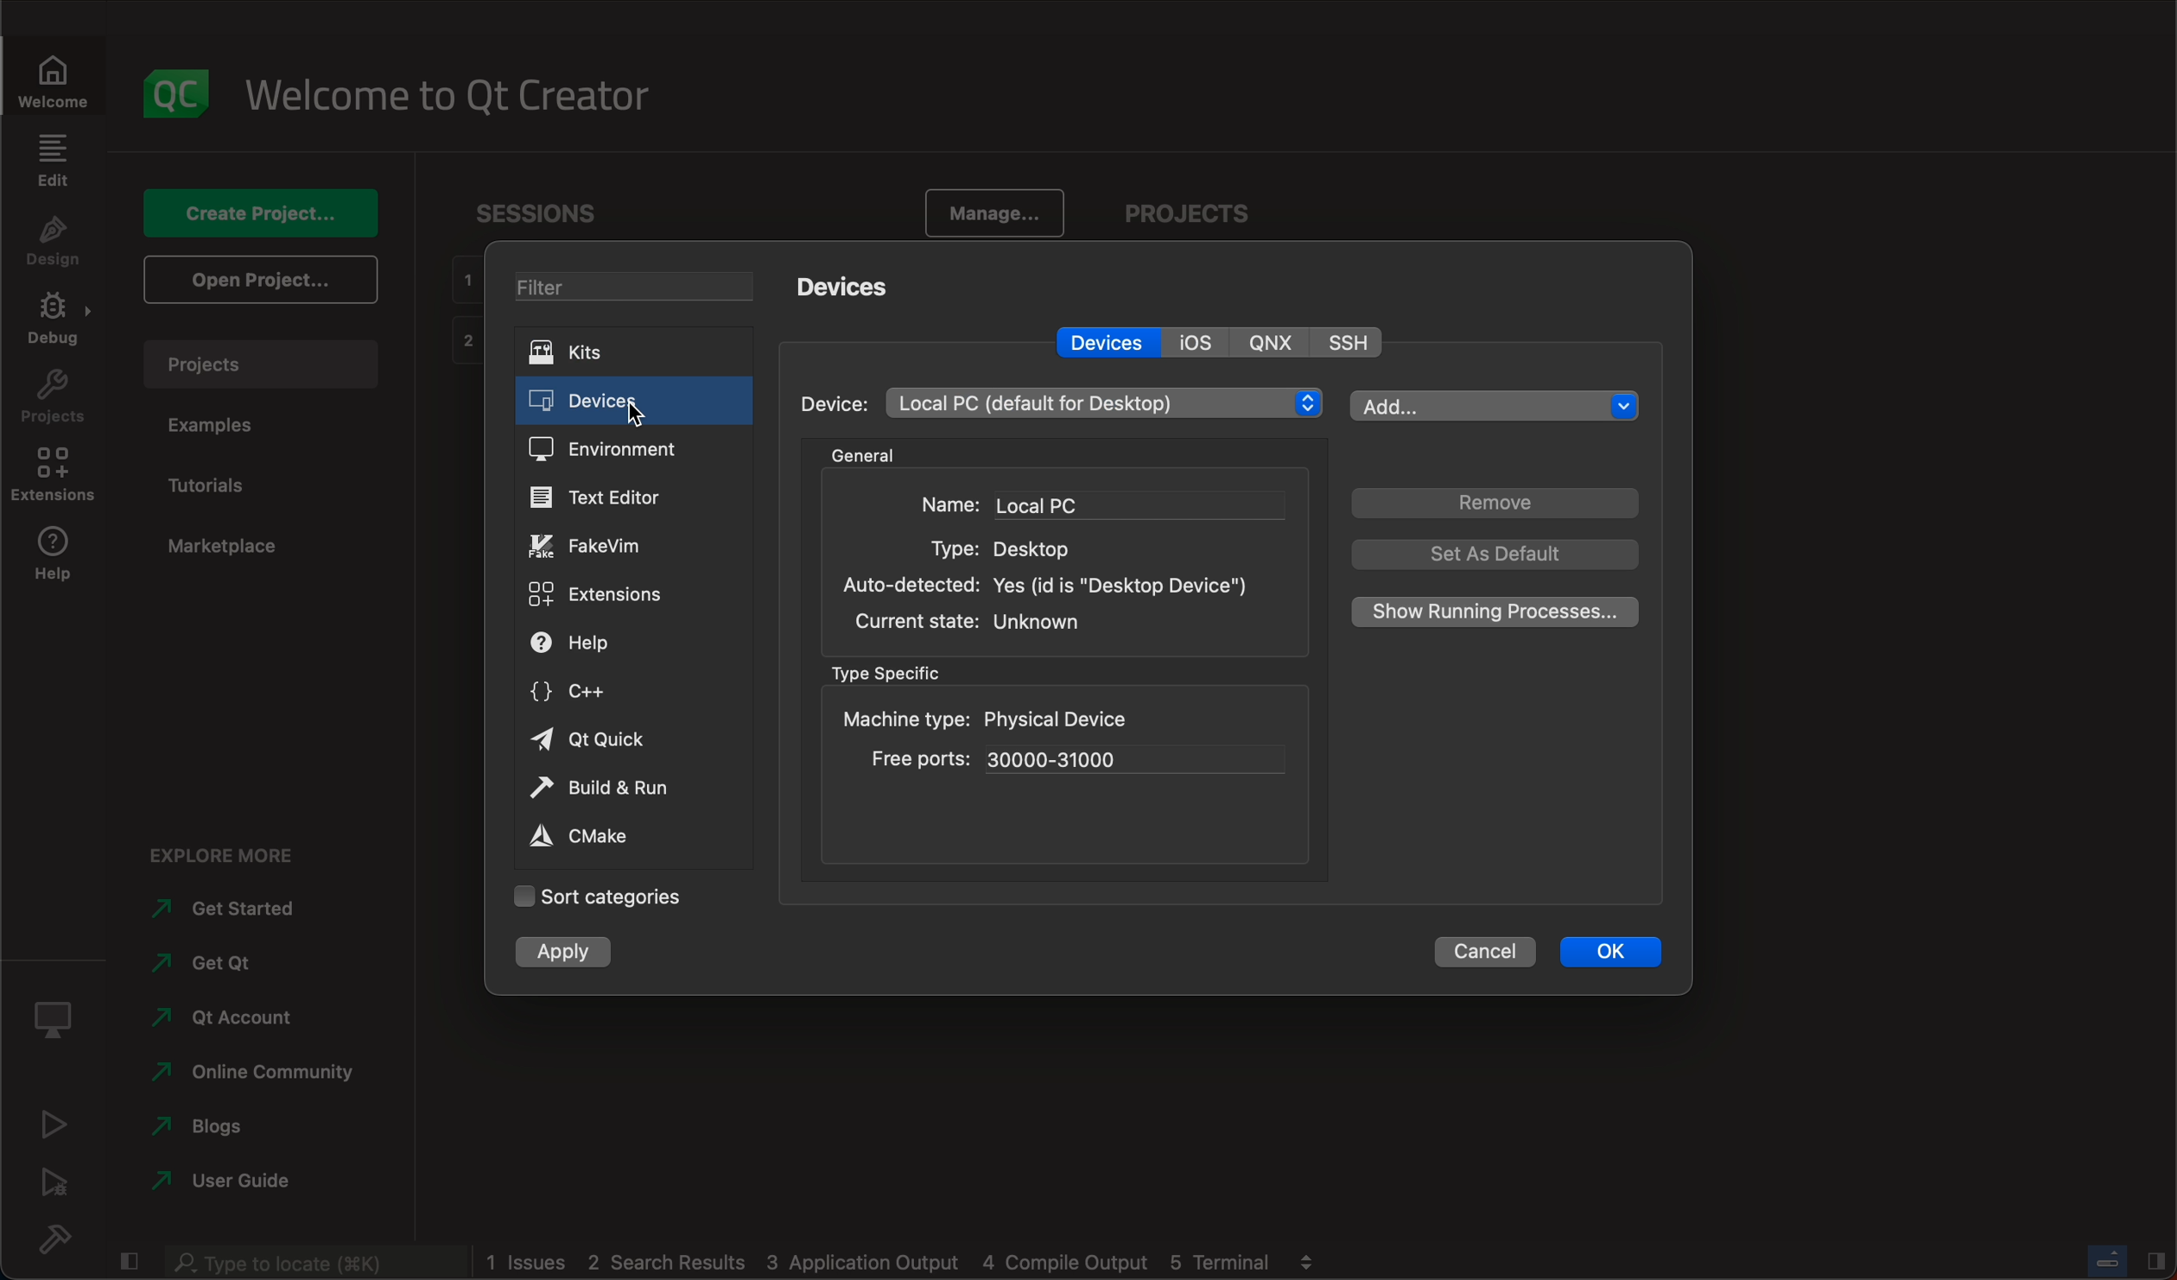 The width and height of the screenshot is (2177, 1280). Describe the element at coordinates (59, 557) in the screenshot. I see `help` at that location.